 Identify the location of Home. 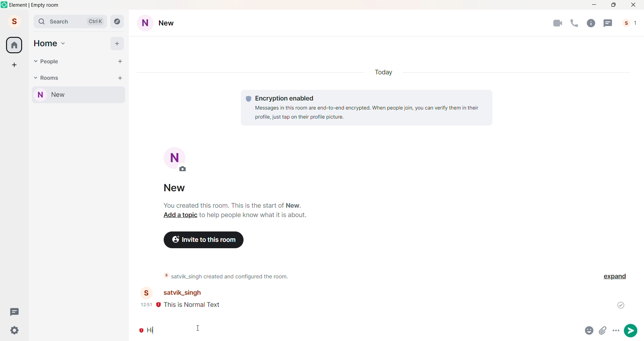
(14, 45).